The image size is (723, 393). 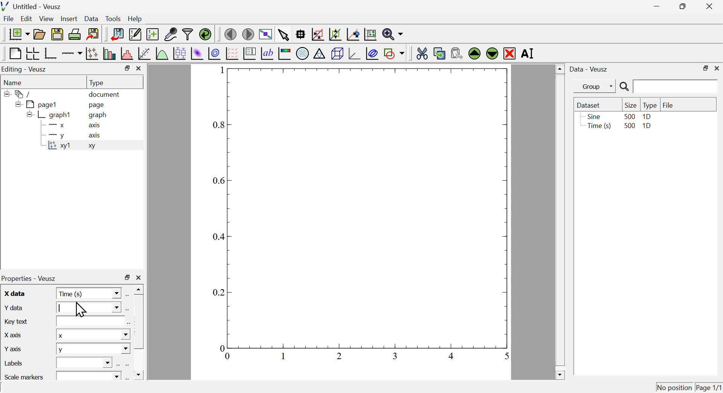 What do you see at coordinates (144, 54) in the screenshot?
I see `fit a function to data` at bounding box center [144, 54].